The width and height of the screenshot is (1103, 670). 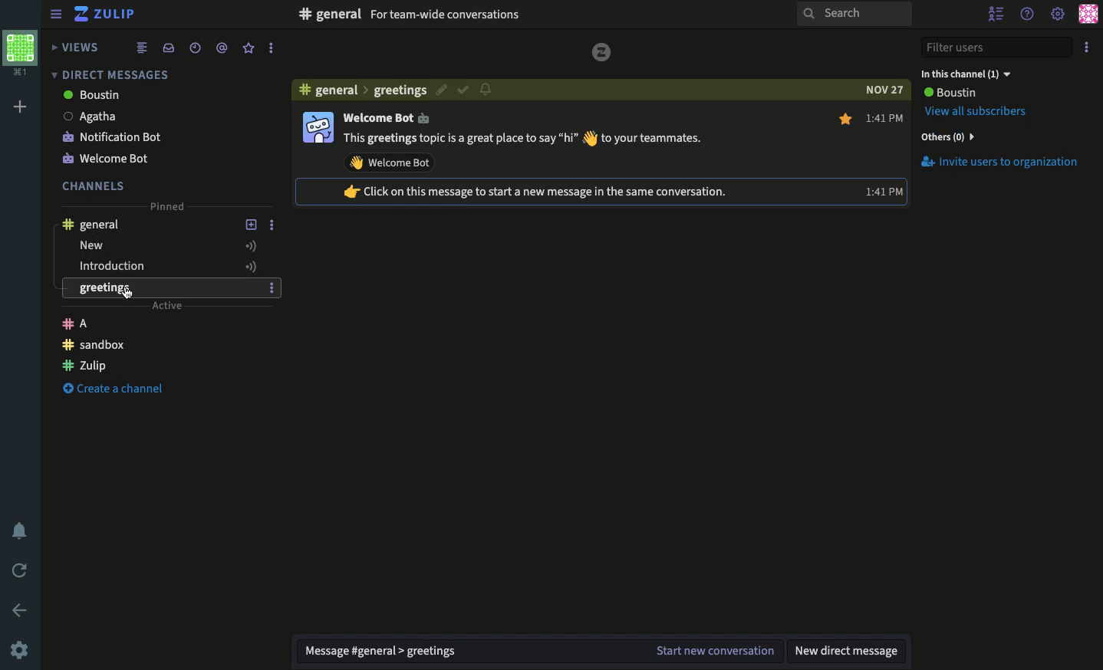 I want to click on Profile, so click(x=1088, y=14).